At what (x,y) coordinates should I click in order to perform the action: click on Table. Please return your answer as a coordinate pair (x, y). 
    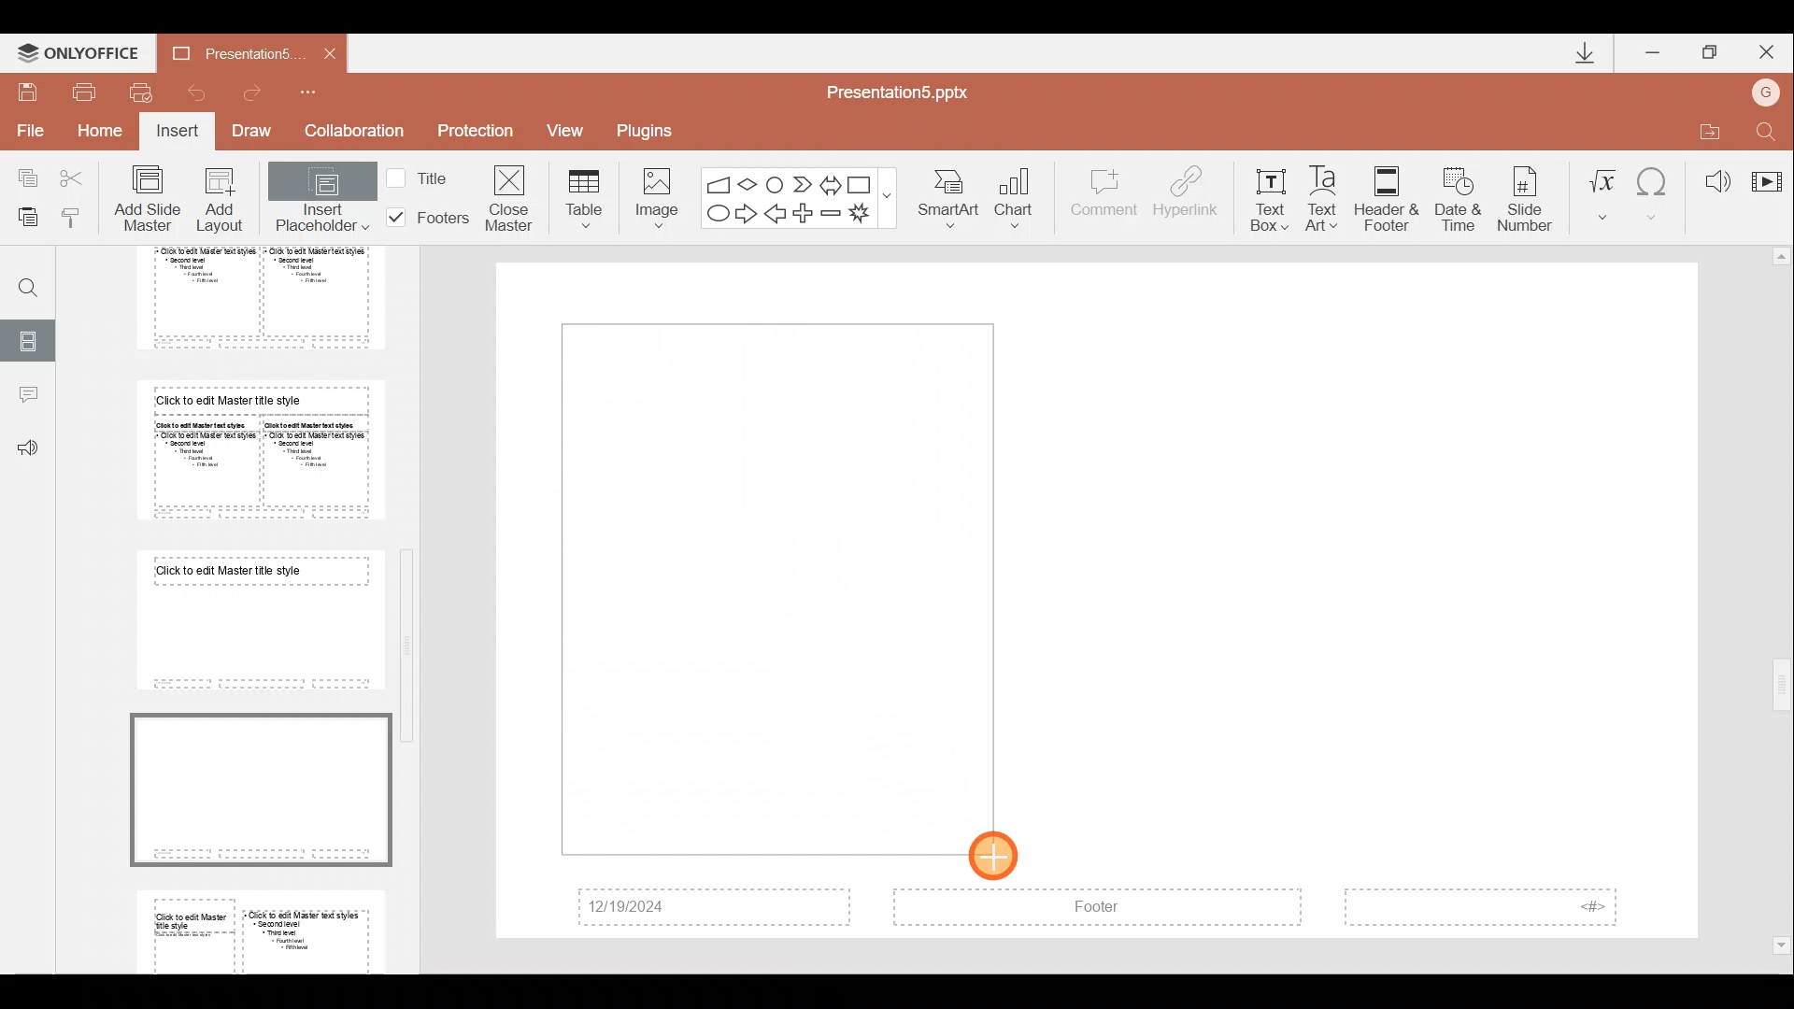
    Looking at the image, I should click on (581, 197).